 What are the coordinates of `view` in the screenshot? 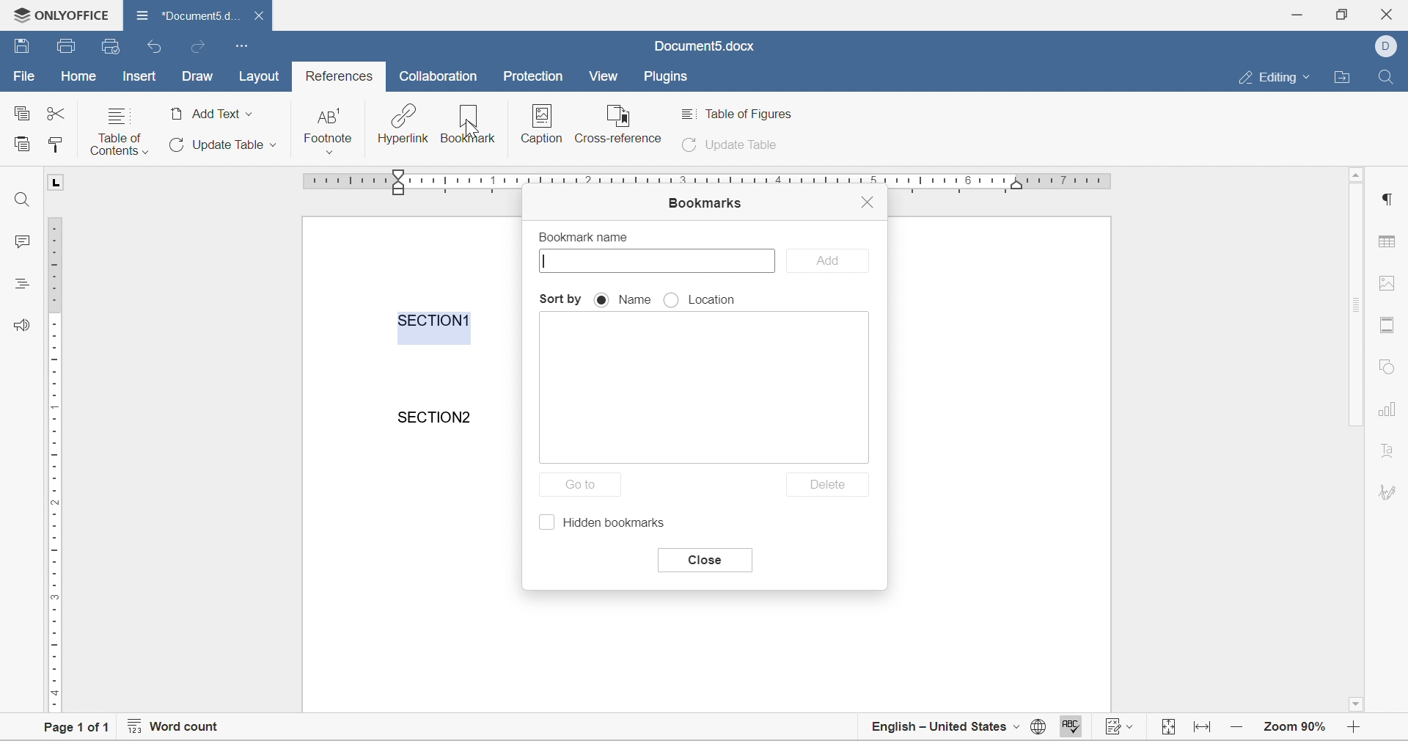 It's located at (604, 76).